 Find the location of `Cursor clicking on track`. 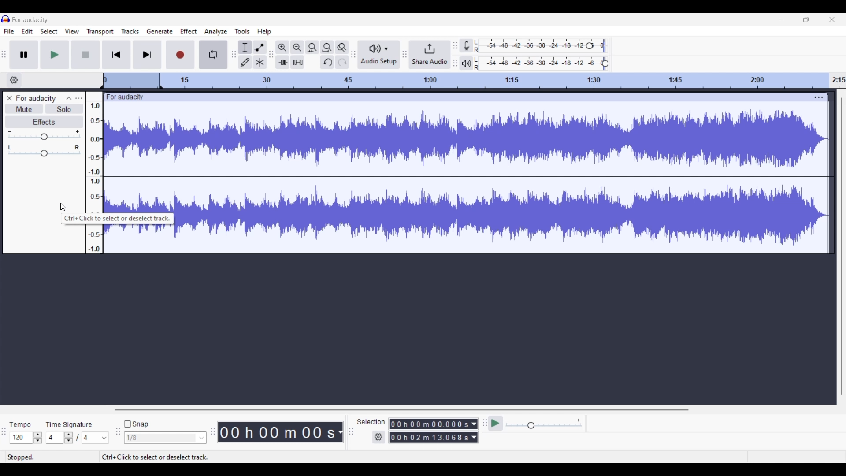

Cursor clicking on track is located at coordinates (63, 207).